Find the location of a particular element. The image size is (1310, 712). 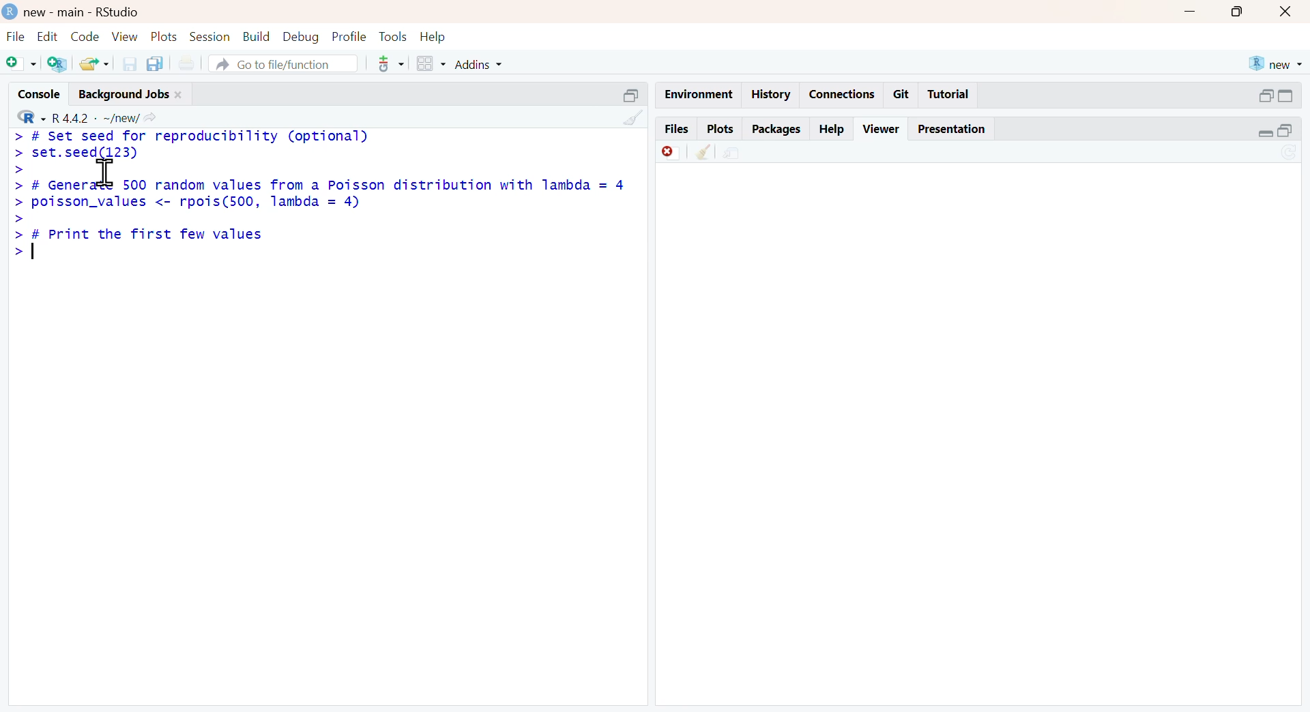

expand/collapse is located at coordinates (1287, 97).